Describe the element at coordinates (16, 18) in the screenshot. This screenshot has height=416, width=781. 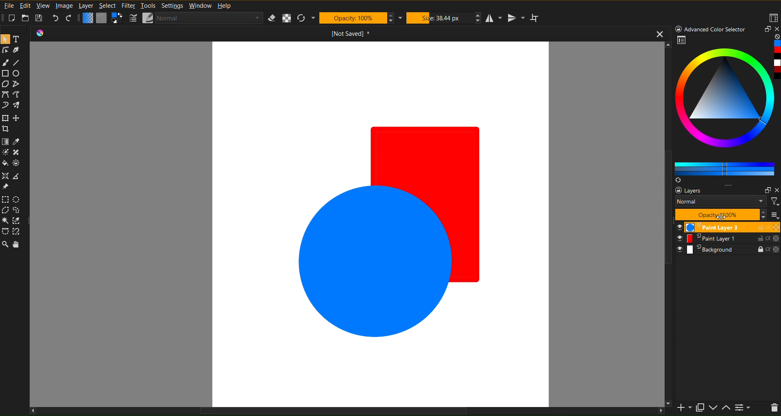
I see `New` at that location.